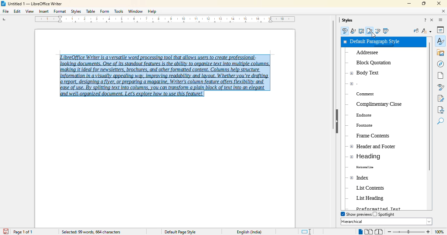 The height and width of the screenshot is (235, 447). Describe the element at coordinates (370, 31) in the screenshot. I see `page styles` at that location.